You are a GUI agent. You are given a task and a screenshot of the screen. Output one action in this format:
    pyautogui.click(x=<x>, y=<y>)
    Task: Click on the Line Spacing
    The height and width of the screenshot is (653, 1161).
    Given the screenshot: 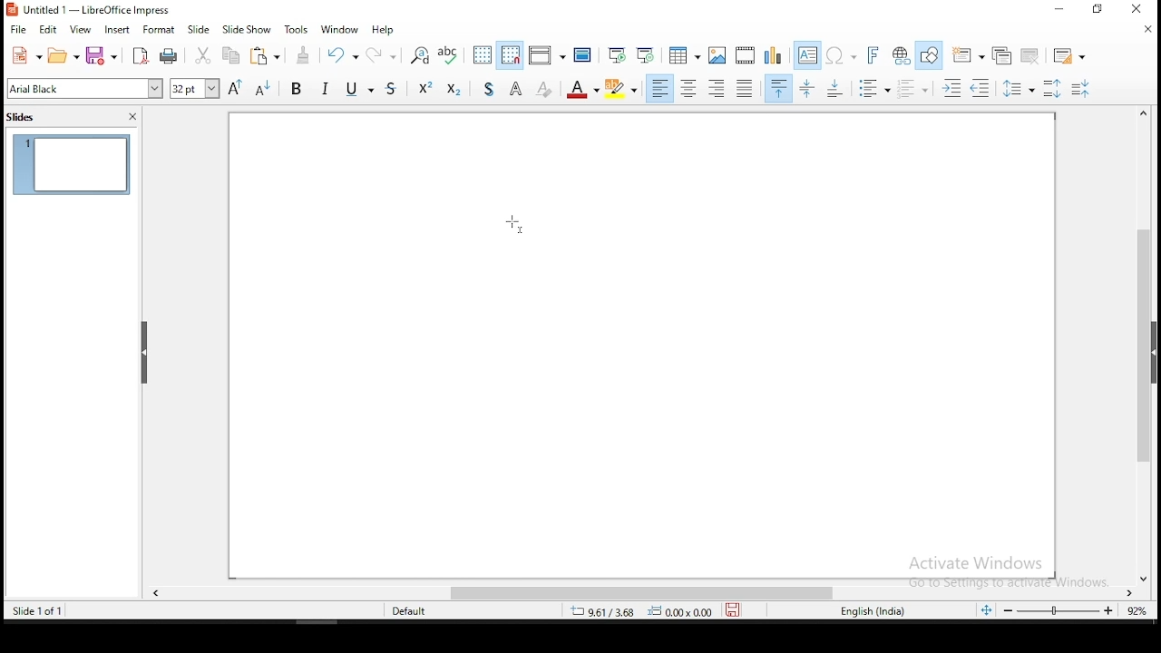 What is the action you would take?
    pyautogui.click(x=1020, y=88)
    